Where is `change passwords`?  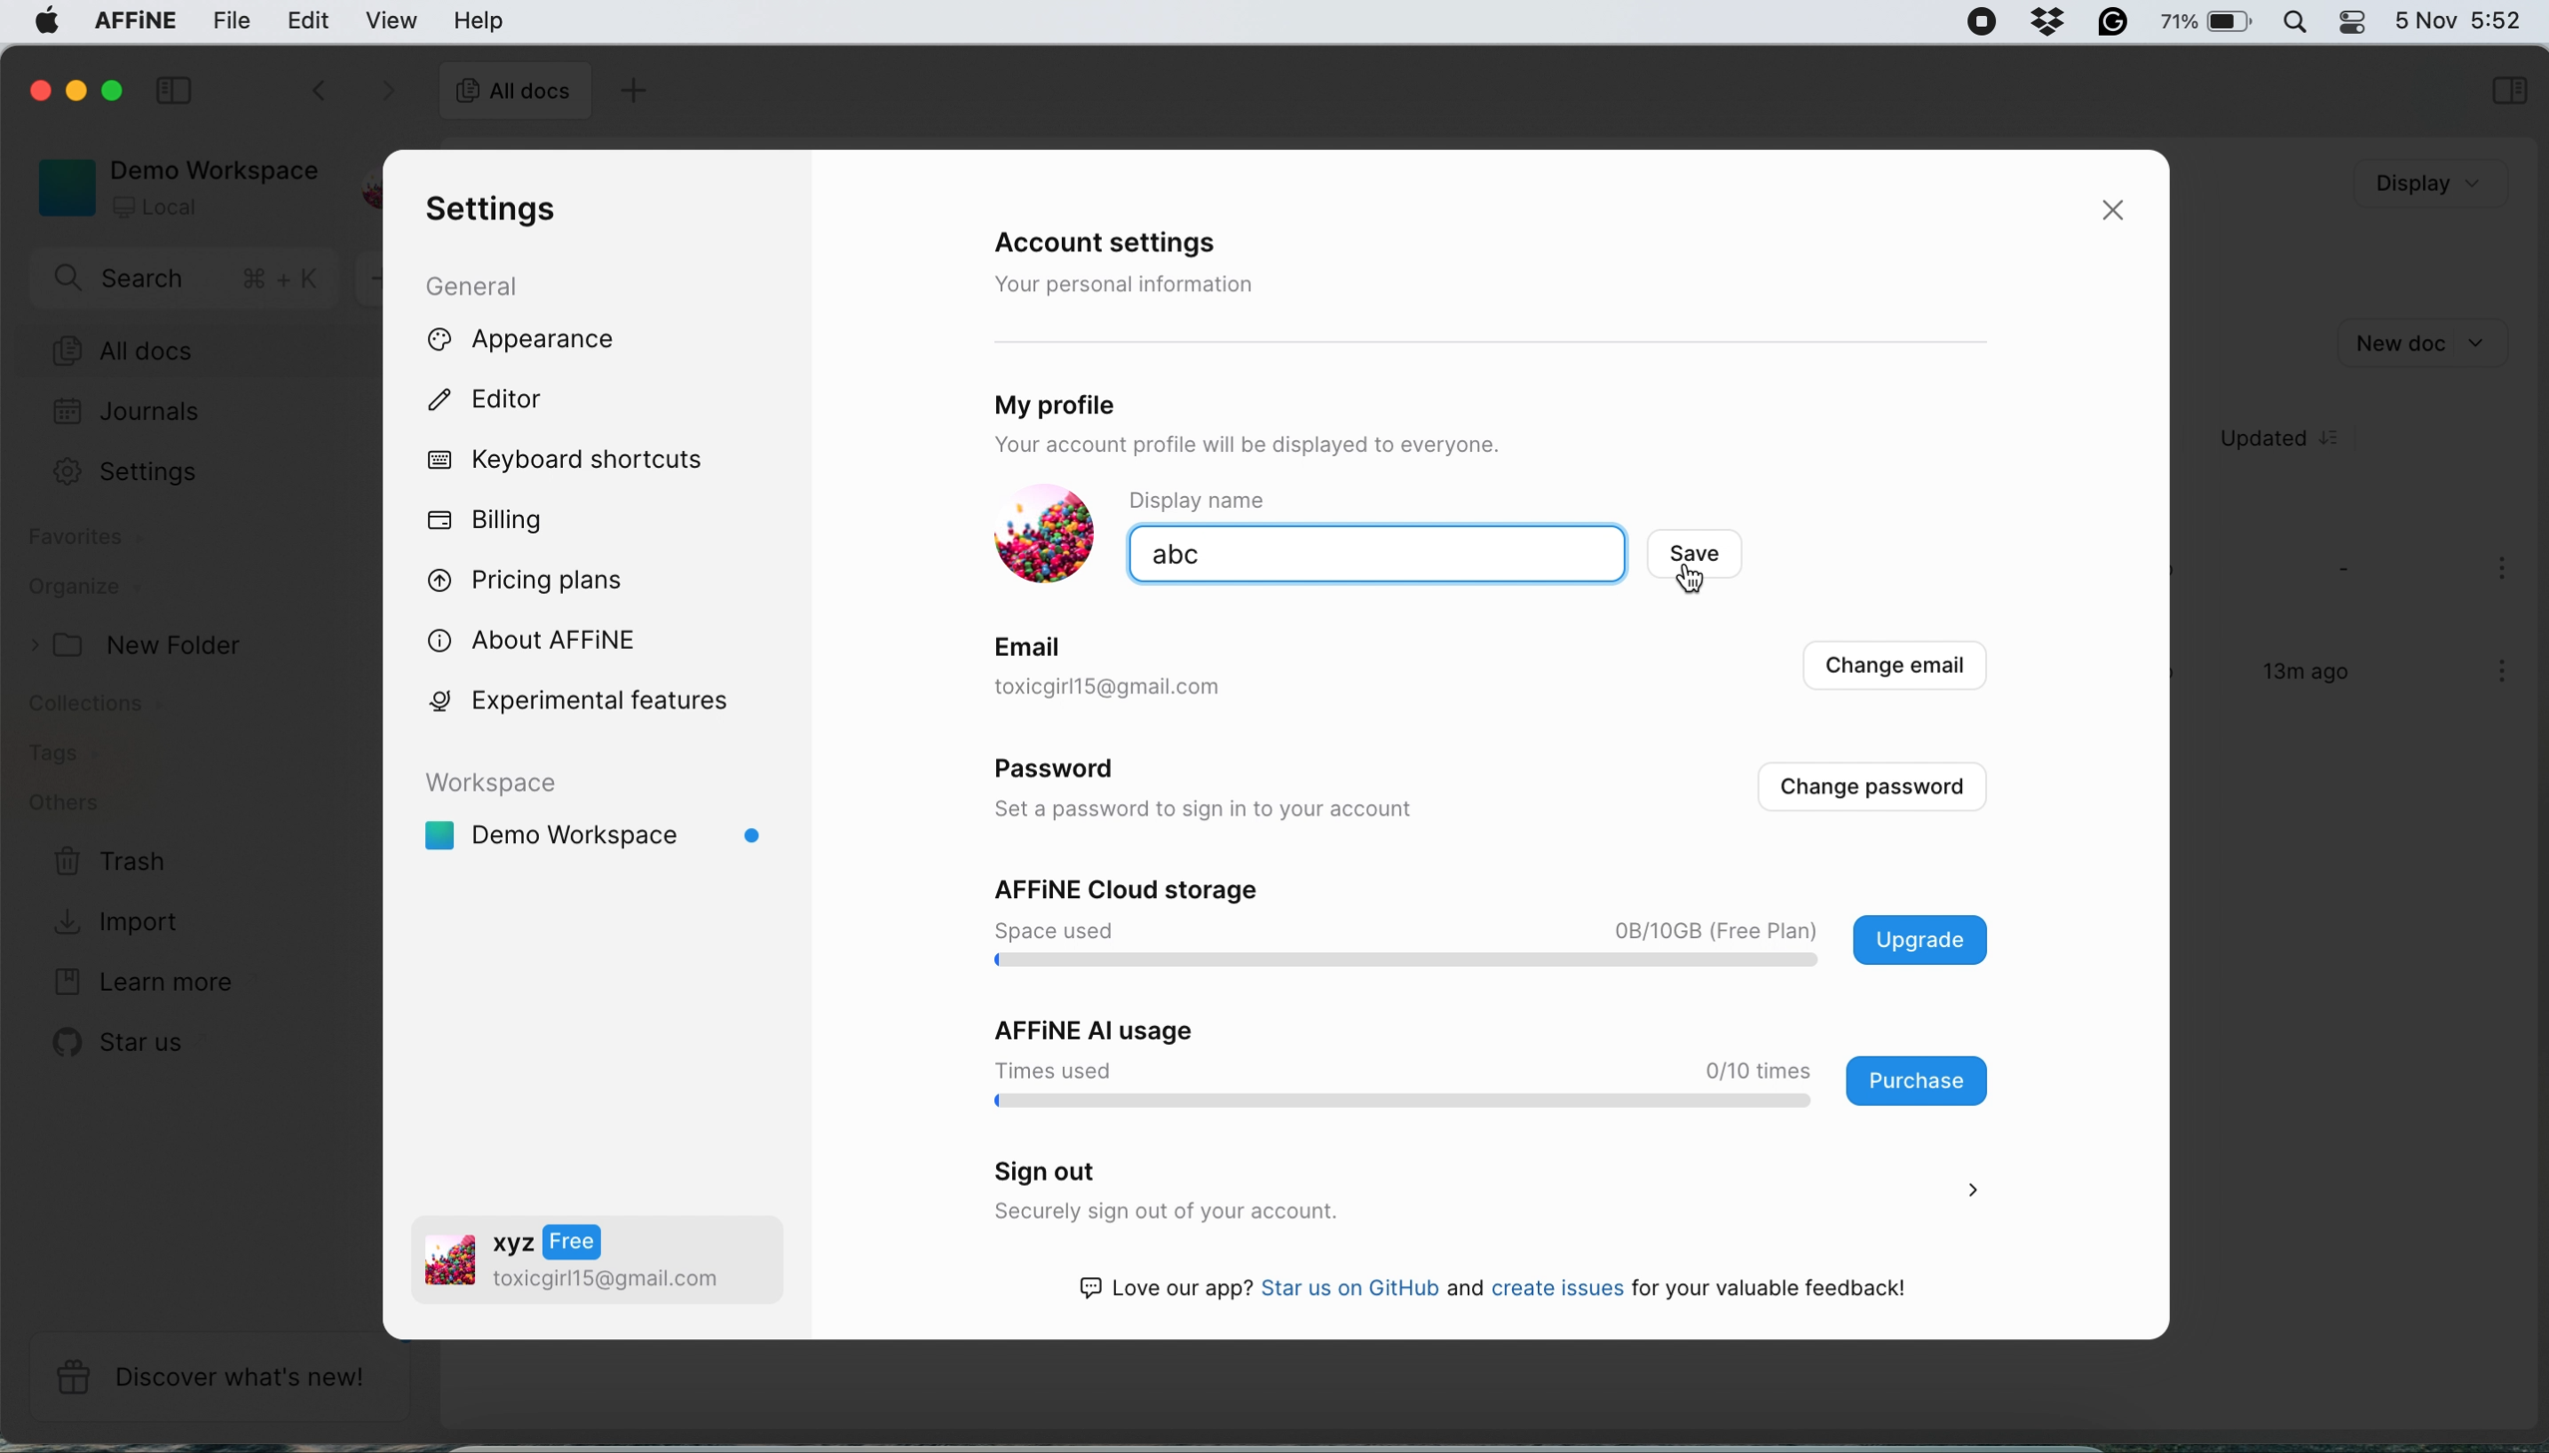 change passwords is located at coordinates (1871, 787).